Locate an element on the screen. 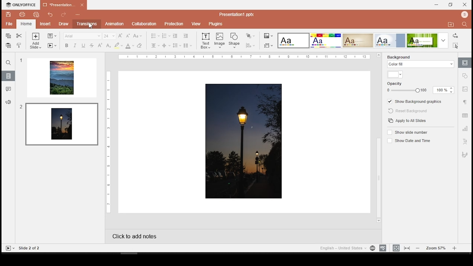 This screenshot has width=473, height=266. slide style is located at coordinates (358, 41).